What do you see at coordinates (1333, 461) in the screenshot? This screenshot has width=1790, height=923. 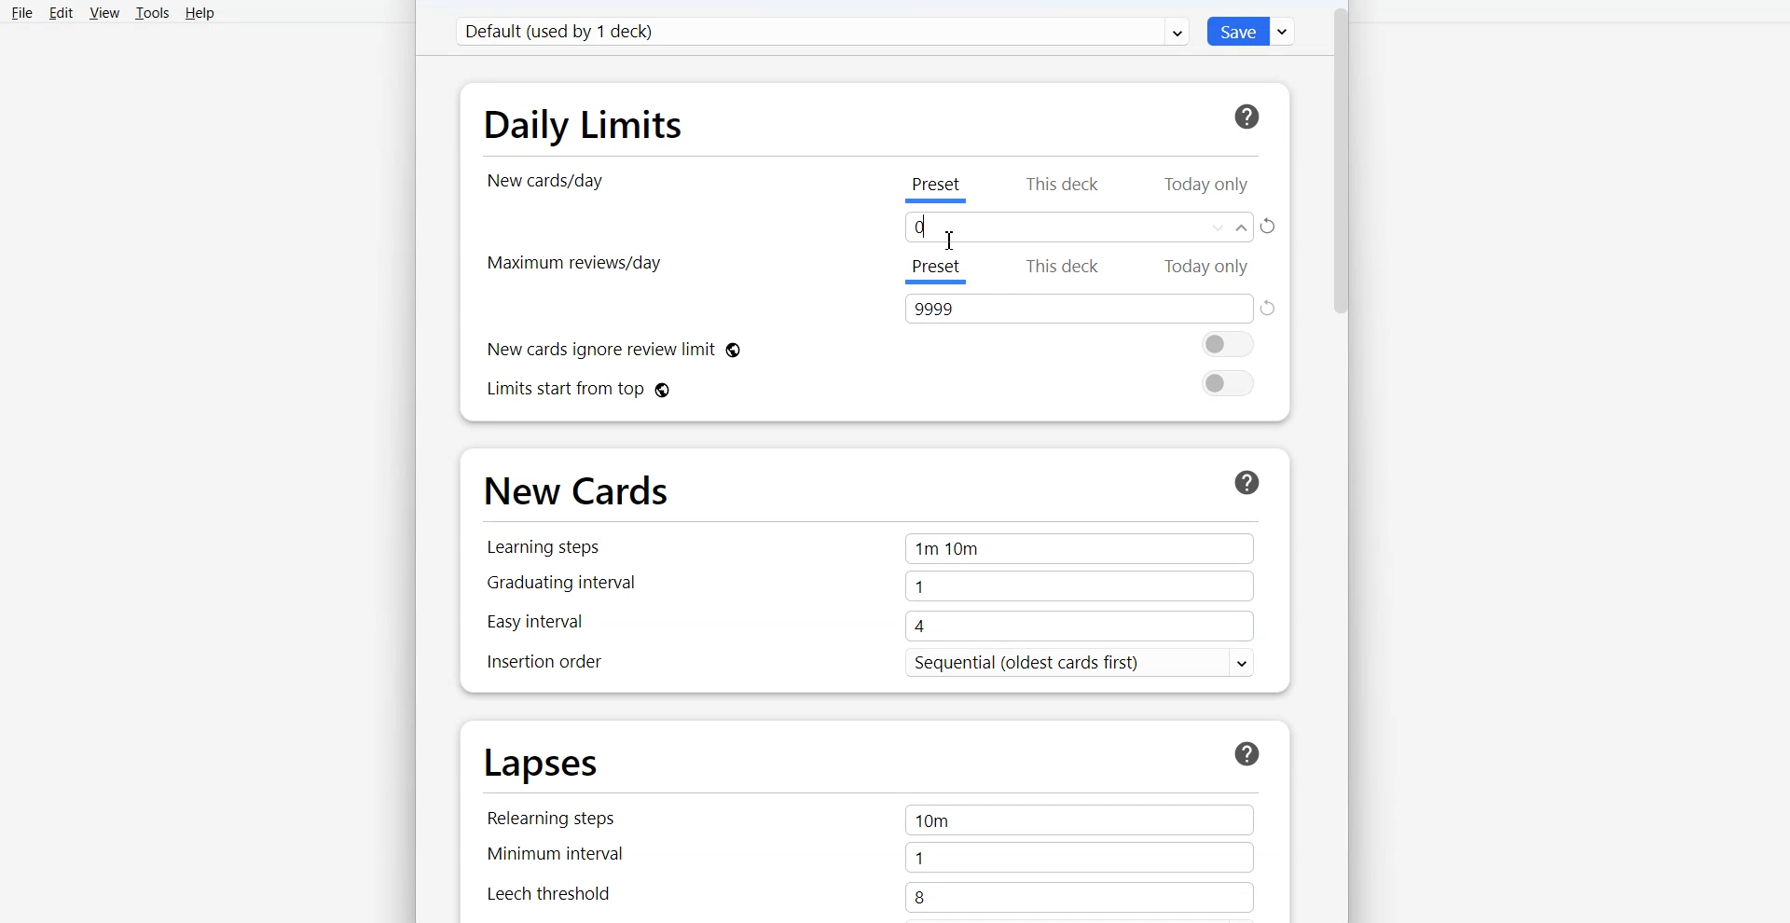 I see `Vertical scroll bar` at bounding box center [1333, 461].